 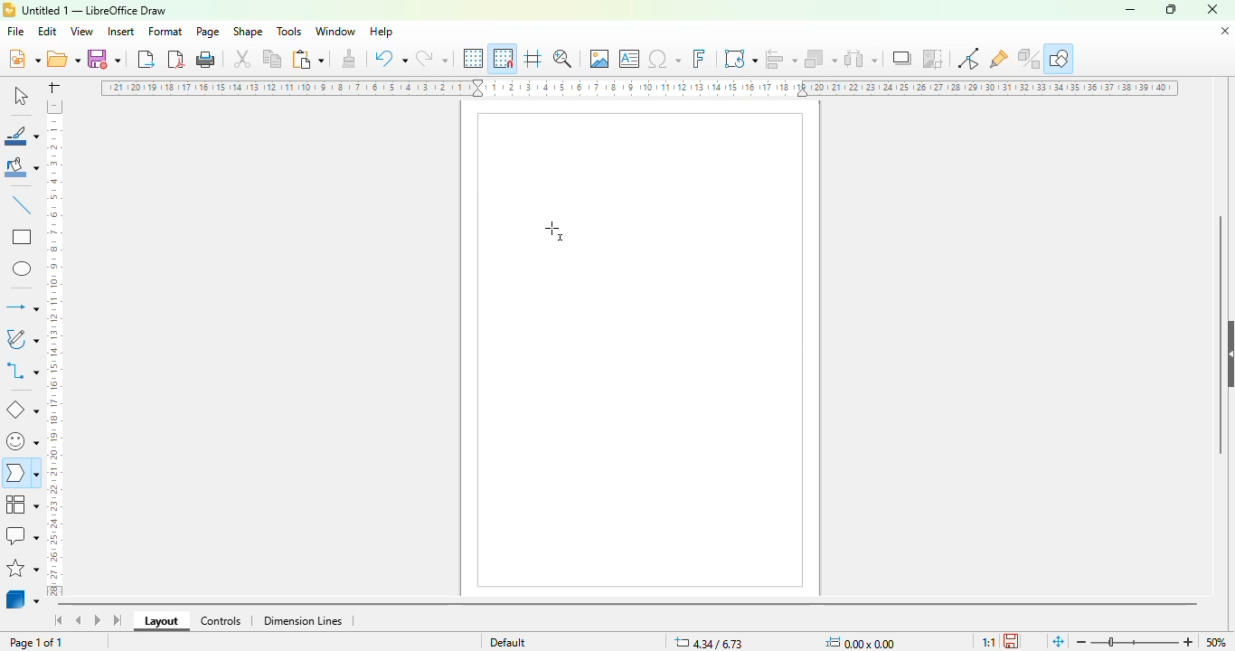 What do you see at coordinates (639, 88) in the screenshot?
I see `ruler` at bounding box center [639, 88].